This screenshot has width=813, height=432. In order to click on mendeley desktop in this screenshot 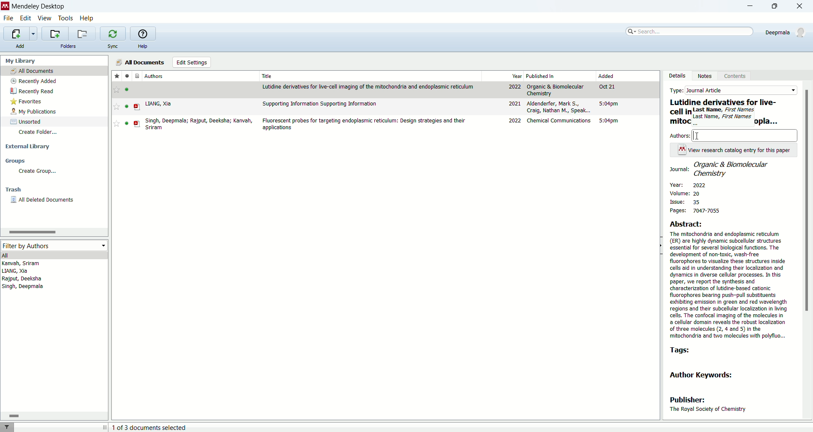, I will do `click(37, 6)`.